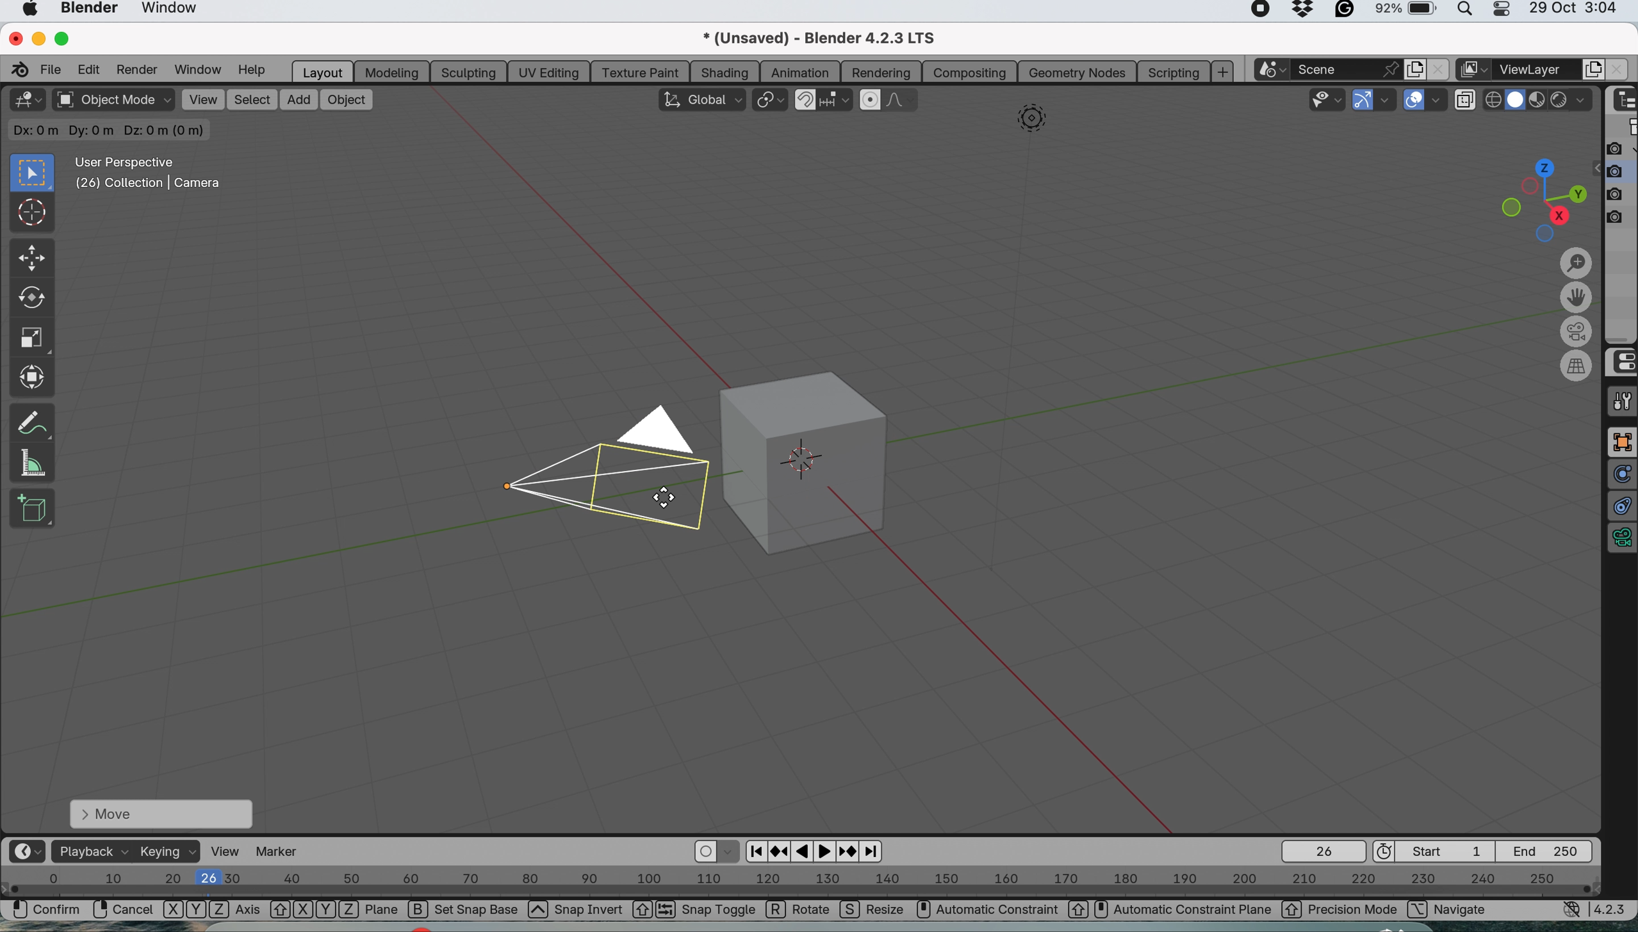 The width and height of the screenshot is (1638, 932). I want to click on add cube, so click(33, 508).